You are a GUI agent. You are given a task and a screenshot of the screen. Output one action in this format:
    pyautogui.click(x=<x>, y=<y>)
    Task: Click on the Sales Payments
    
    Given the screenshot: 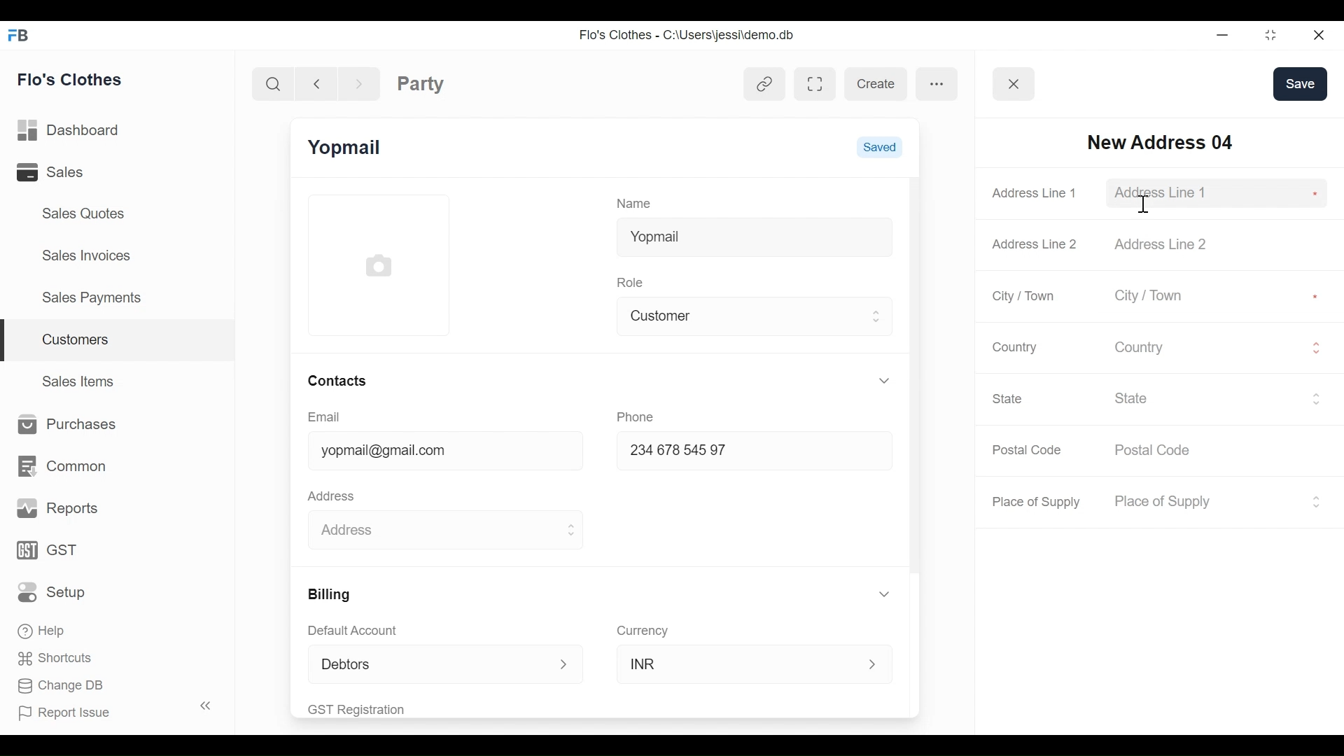 What is the action you would take?
    pyautogui.click(x=90, y=297)
    